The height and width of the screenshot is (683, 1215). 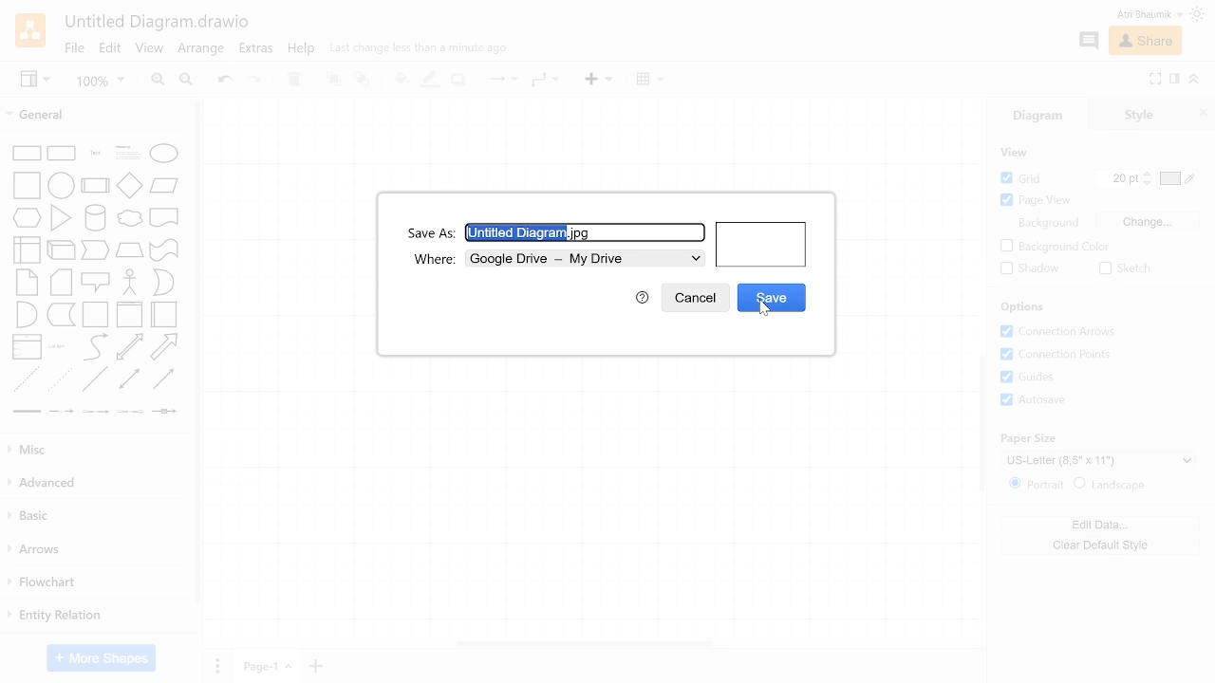 I want to click on Save as, so click(x=586, y=231).